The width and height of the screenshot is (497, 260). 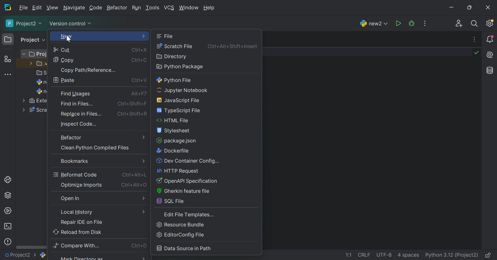 I want to click on Mark Directory as, so click(x=82, y=258).